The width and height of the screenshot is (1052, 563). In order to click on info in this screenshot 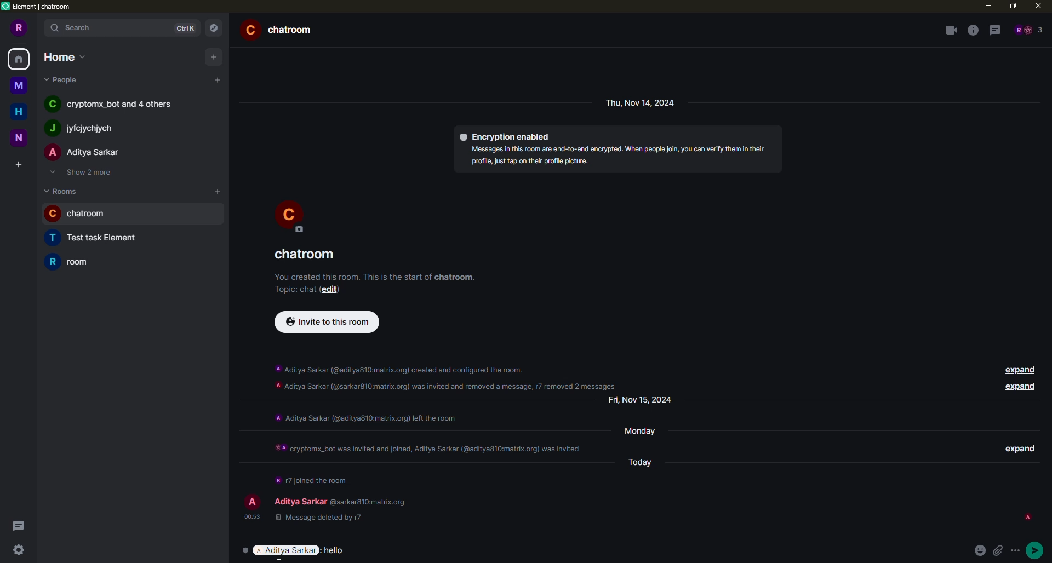, I will do `click(429, 444)`.